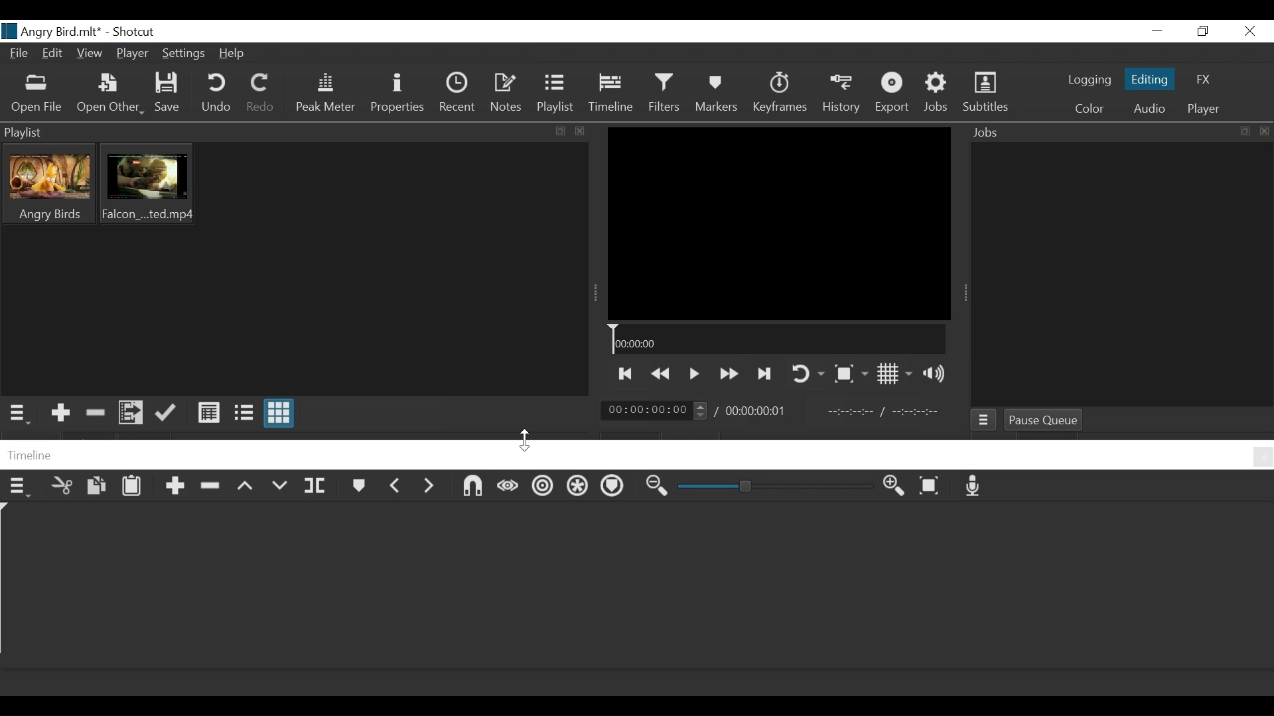 Image resolution: width=1274 pixels, height=716 pixels. Describe the element at coordinates (808, 373) in the screenshot. I see `Toggle player on looping` at that location.